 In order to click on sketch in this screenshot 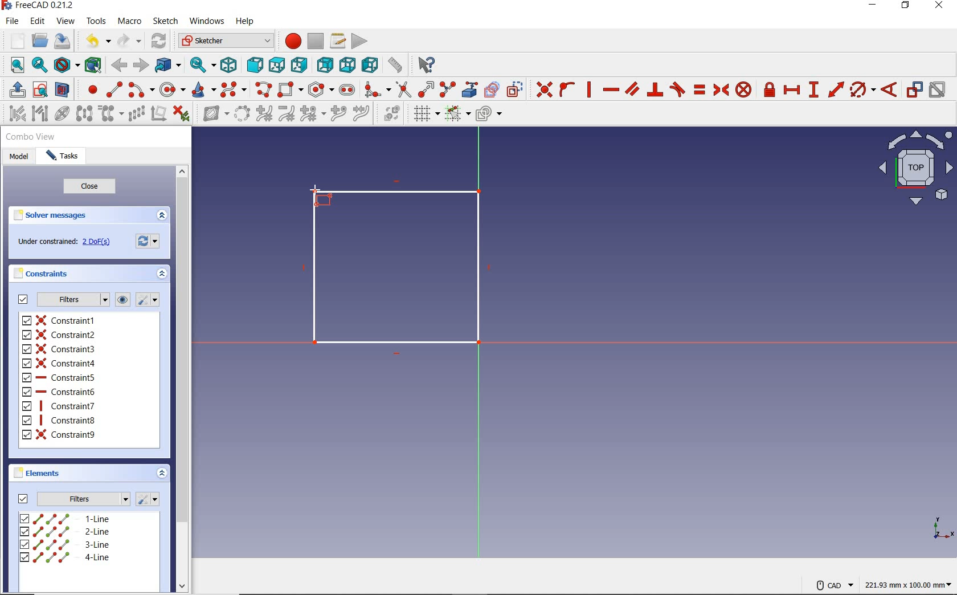, I will do `click(166, 21)`.